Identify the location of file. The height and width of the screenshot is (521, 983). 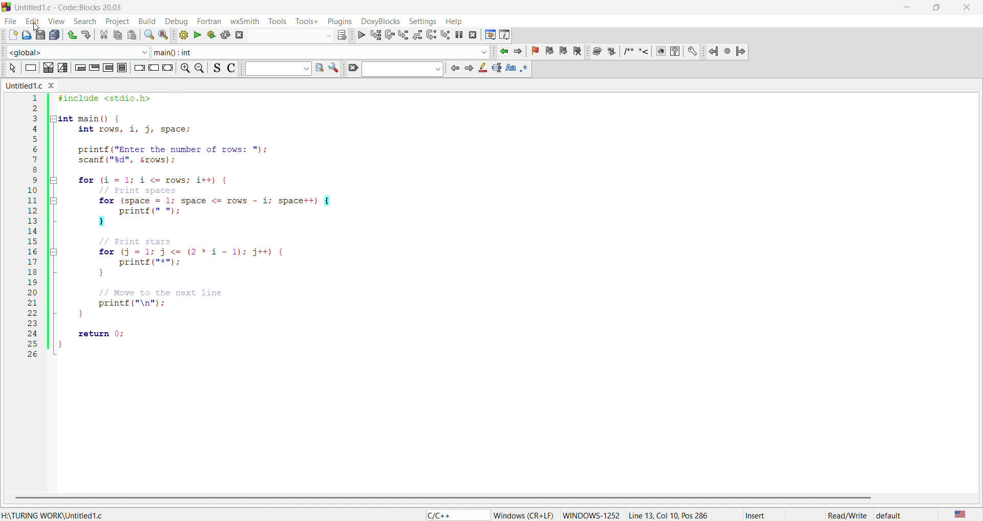
(9, 19).